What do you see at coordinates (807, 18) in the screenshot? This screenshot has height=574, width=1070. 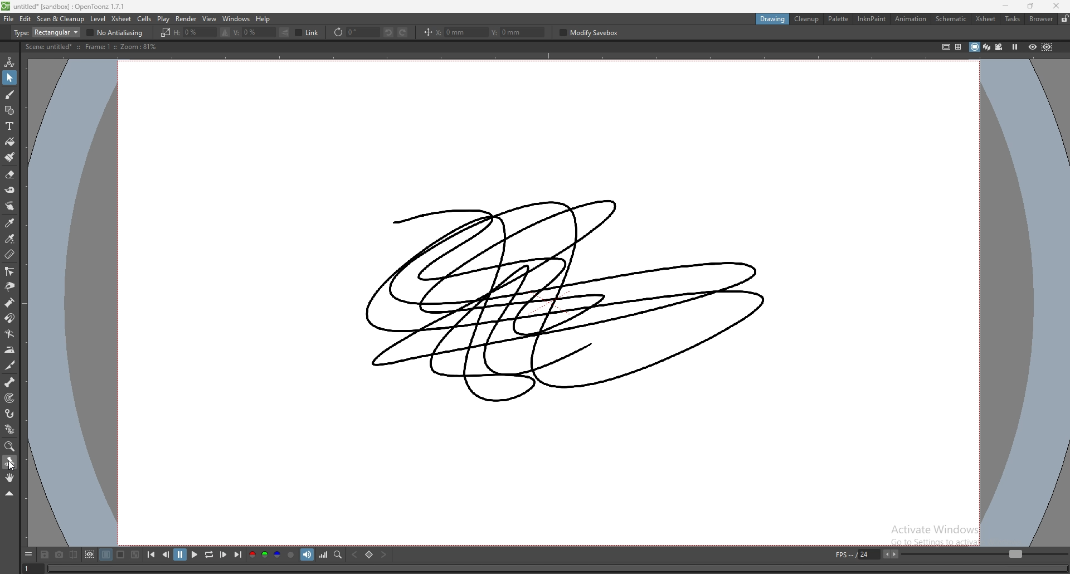 I see `cleanup` at bounding box center [807, 18].